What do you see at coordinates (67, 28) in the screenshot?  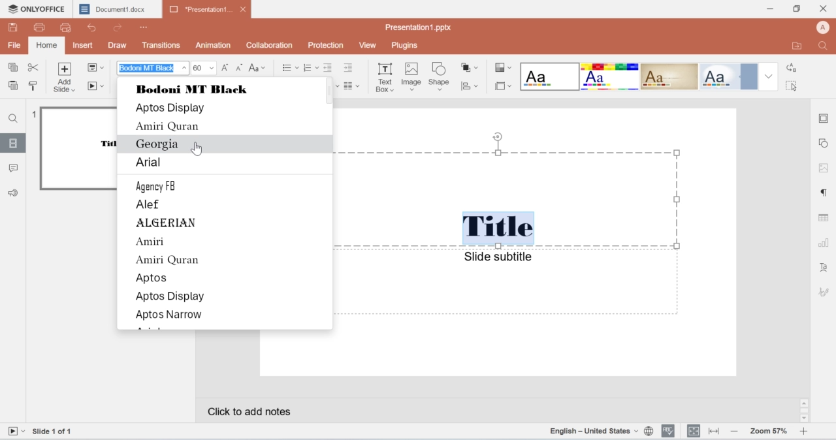 I see `preview` at bounding box center [67, 28].